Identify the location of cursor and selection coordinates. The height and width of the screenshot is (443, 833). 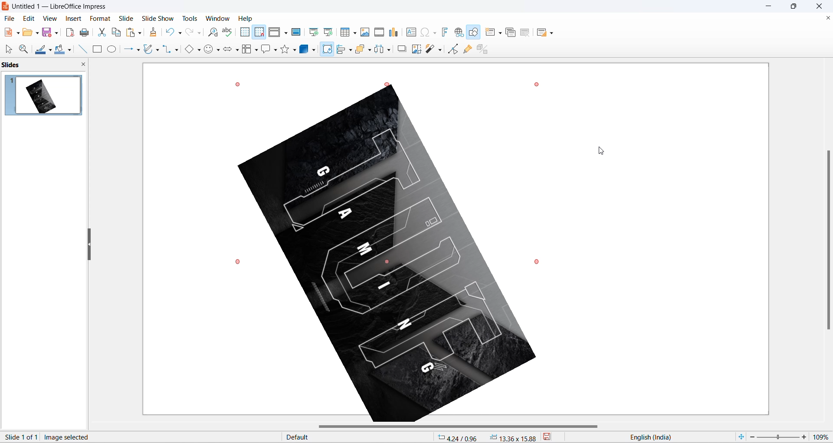
(487, 437).